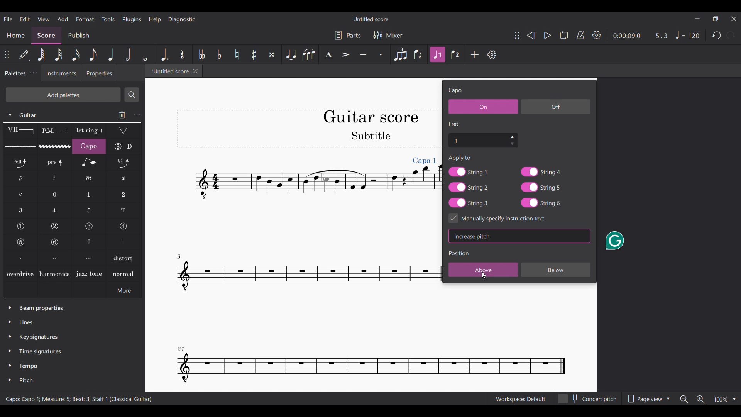 This screenshot has width=741, height=417. Describe the element at coordinates (7, 54) in the screenshot. I see `Change position` at that location.